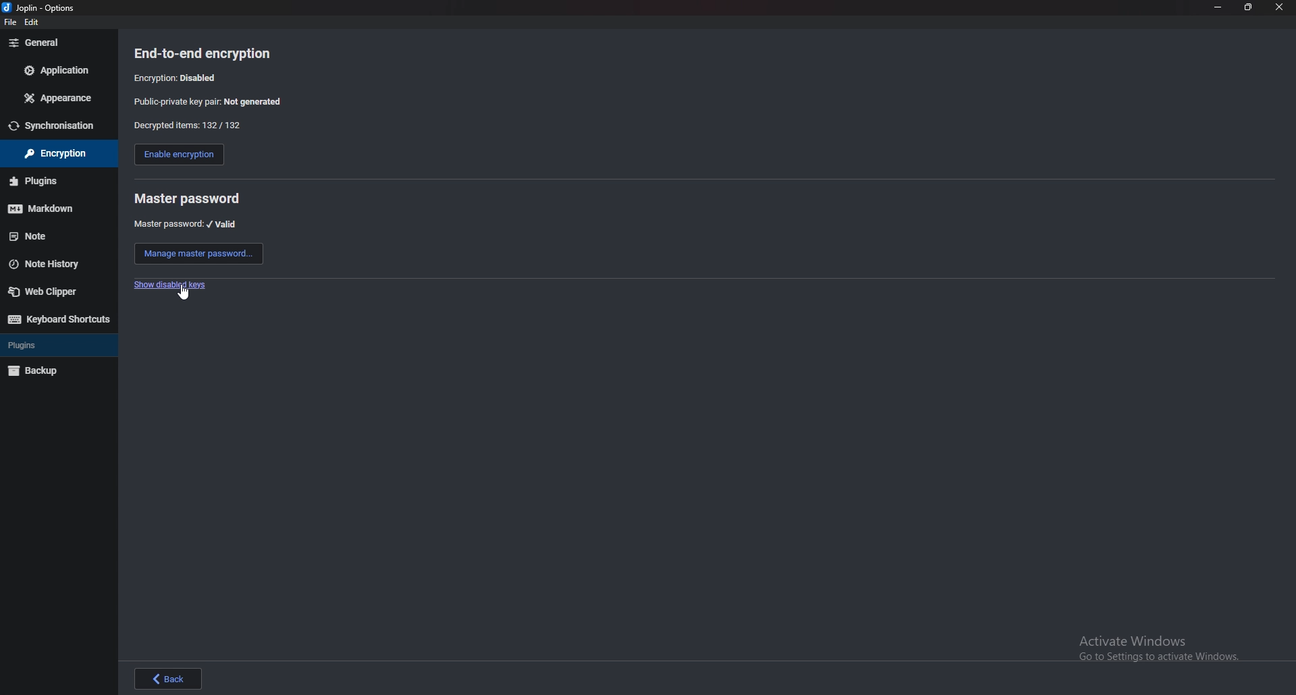  Describe the element at coordinates (178, 78) in the screenshot. I see `encryption` at that location.